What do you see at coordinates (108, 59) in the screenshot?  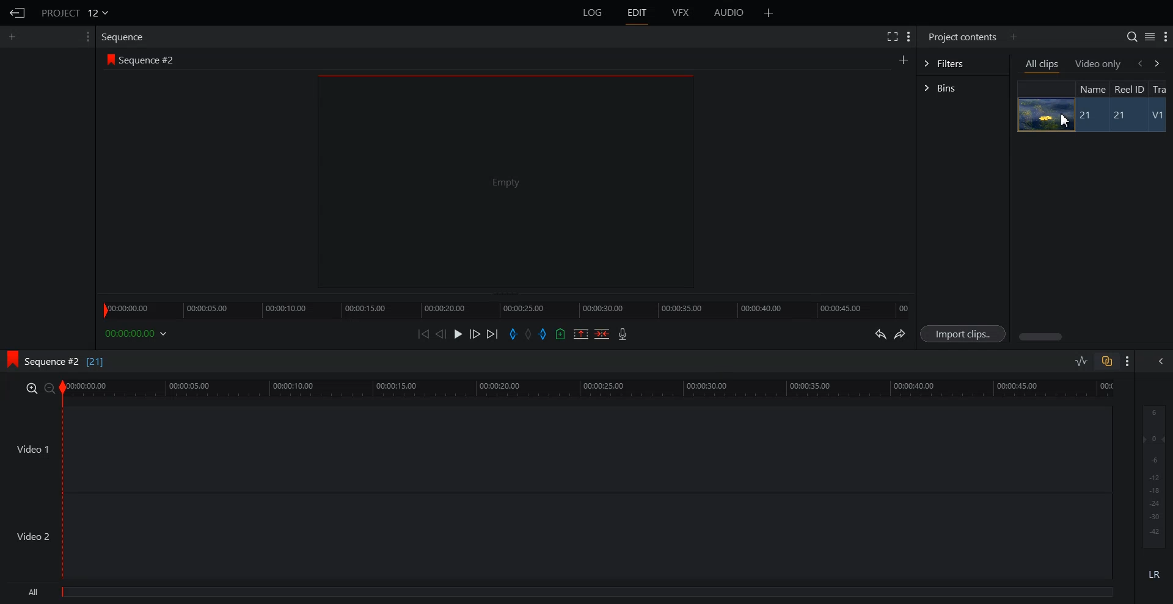 I see `logo` at bounding box center [108, 59].